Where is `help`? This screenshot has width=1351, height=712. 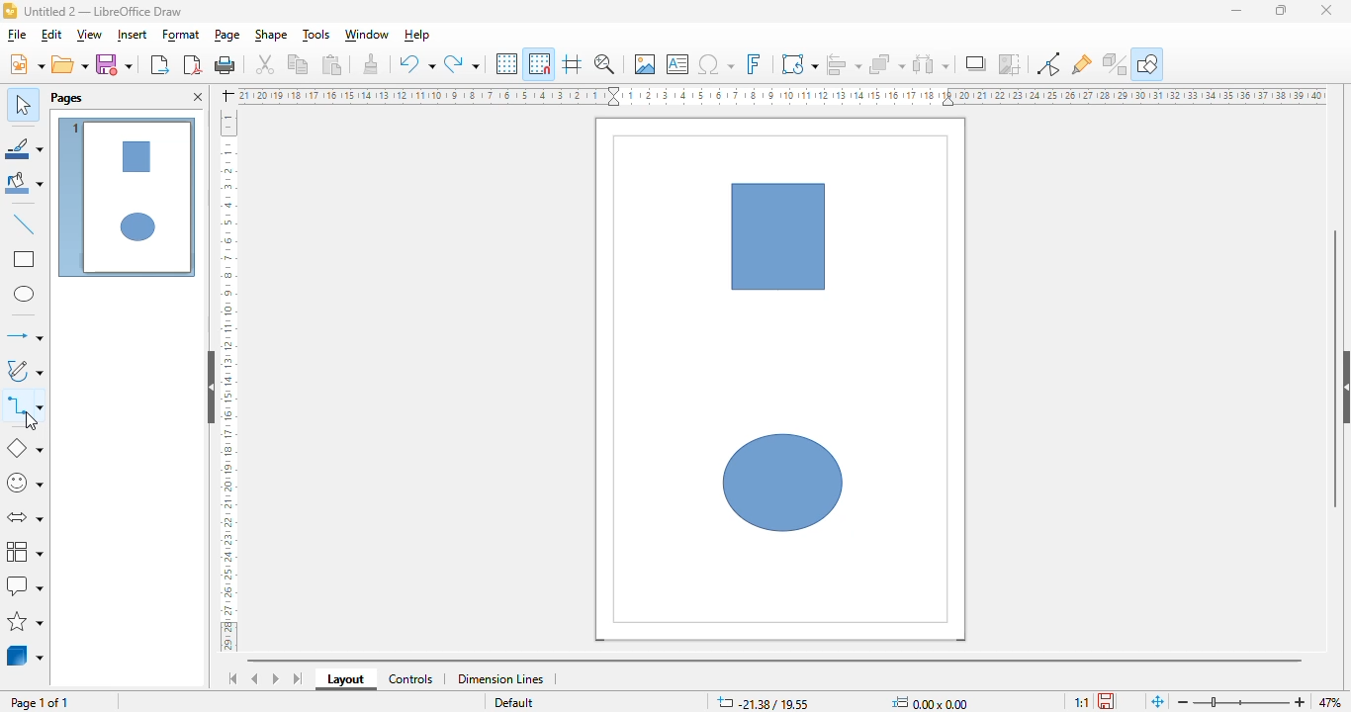
help is located at coordinates (416, 35).